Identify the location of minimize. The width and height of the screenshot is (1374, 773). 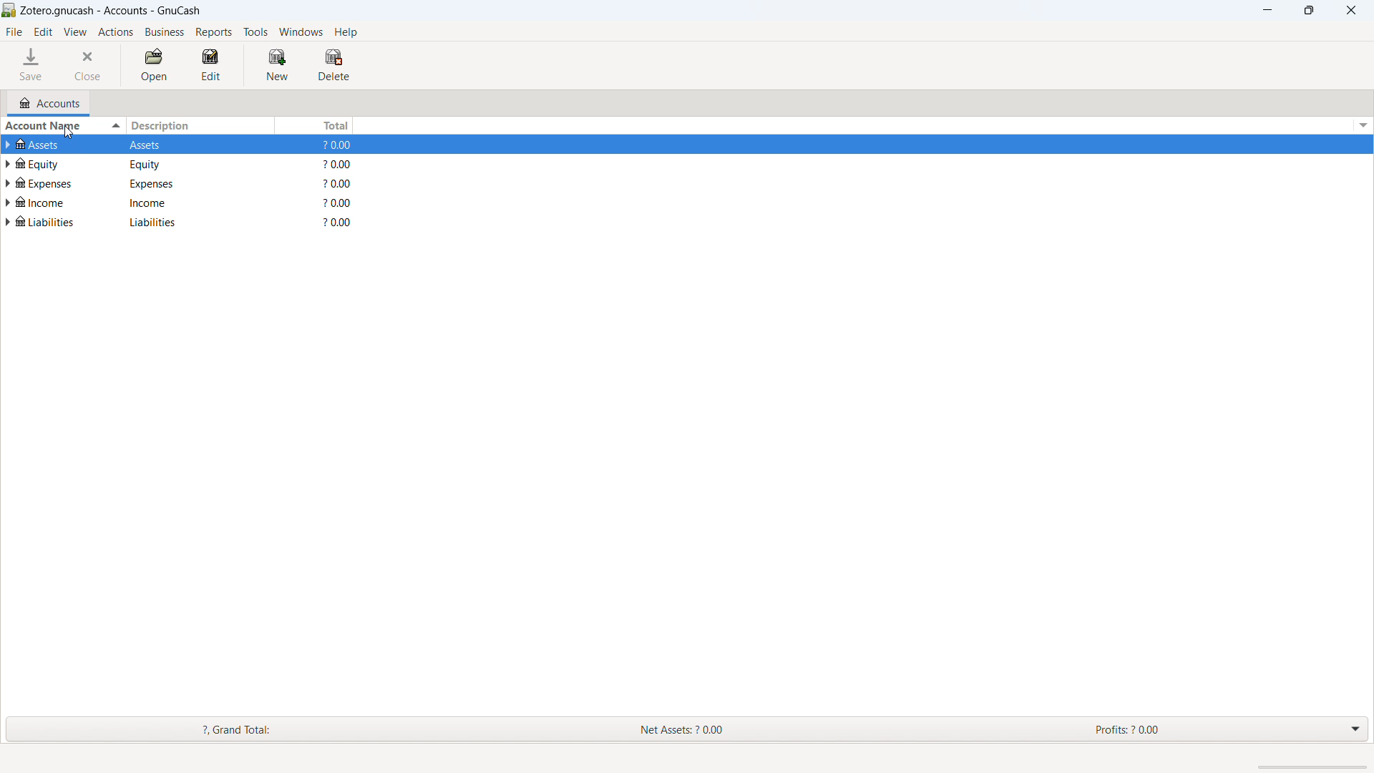
(1266, 10).